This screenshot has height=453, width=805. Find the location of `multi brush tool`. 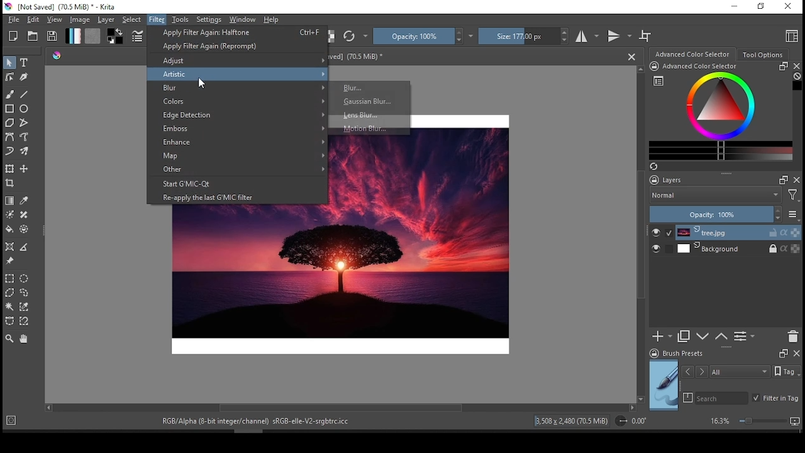

multi brush tool is located at coordinates (25, 151).